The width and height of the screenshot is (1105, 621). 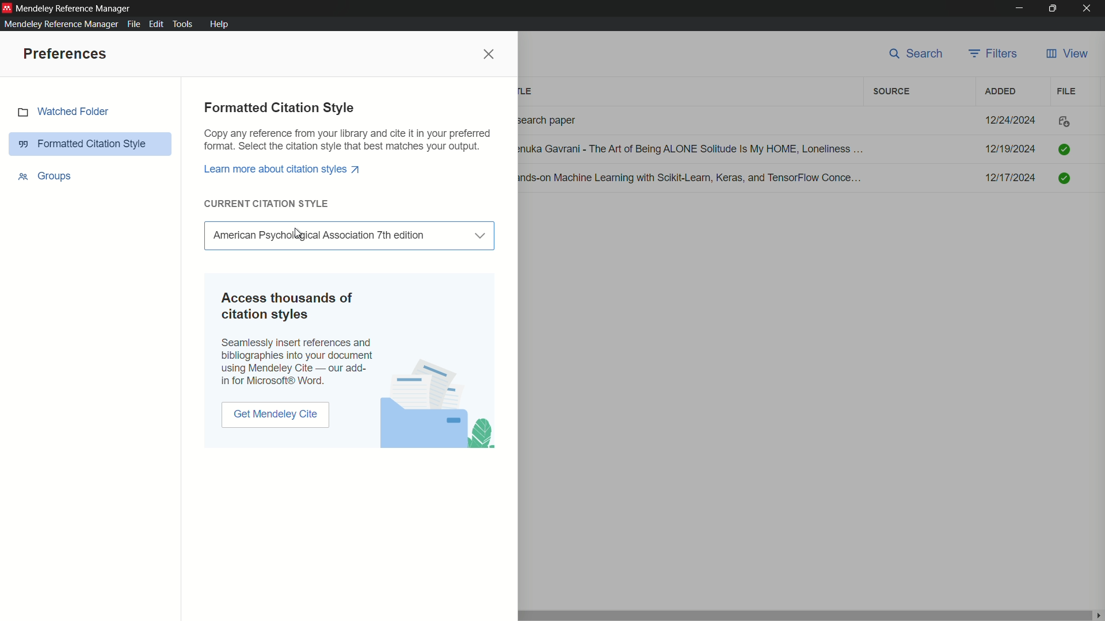 I want to click on preferences, so click(x=63, y=54).